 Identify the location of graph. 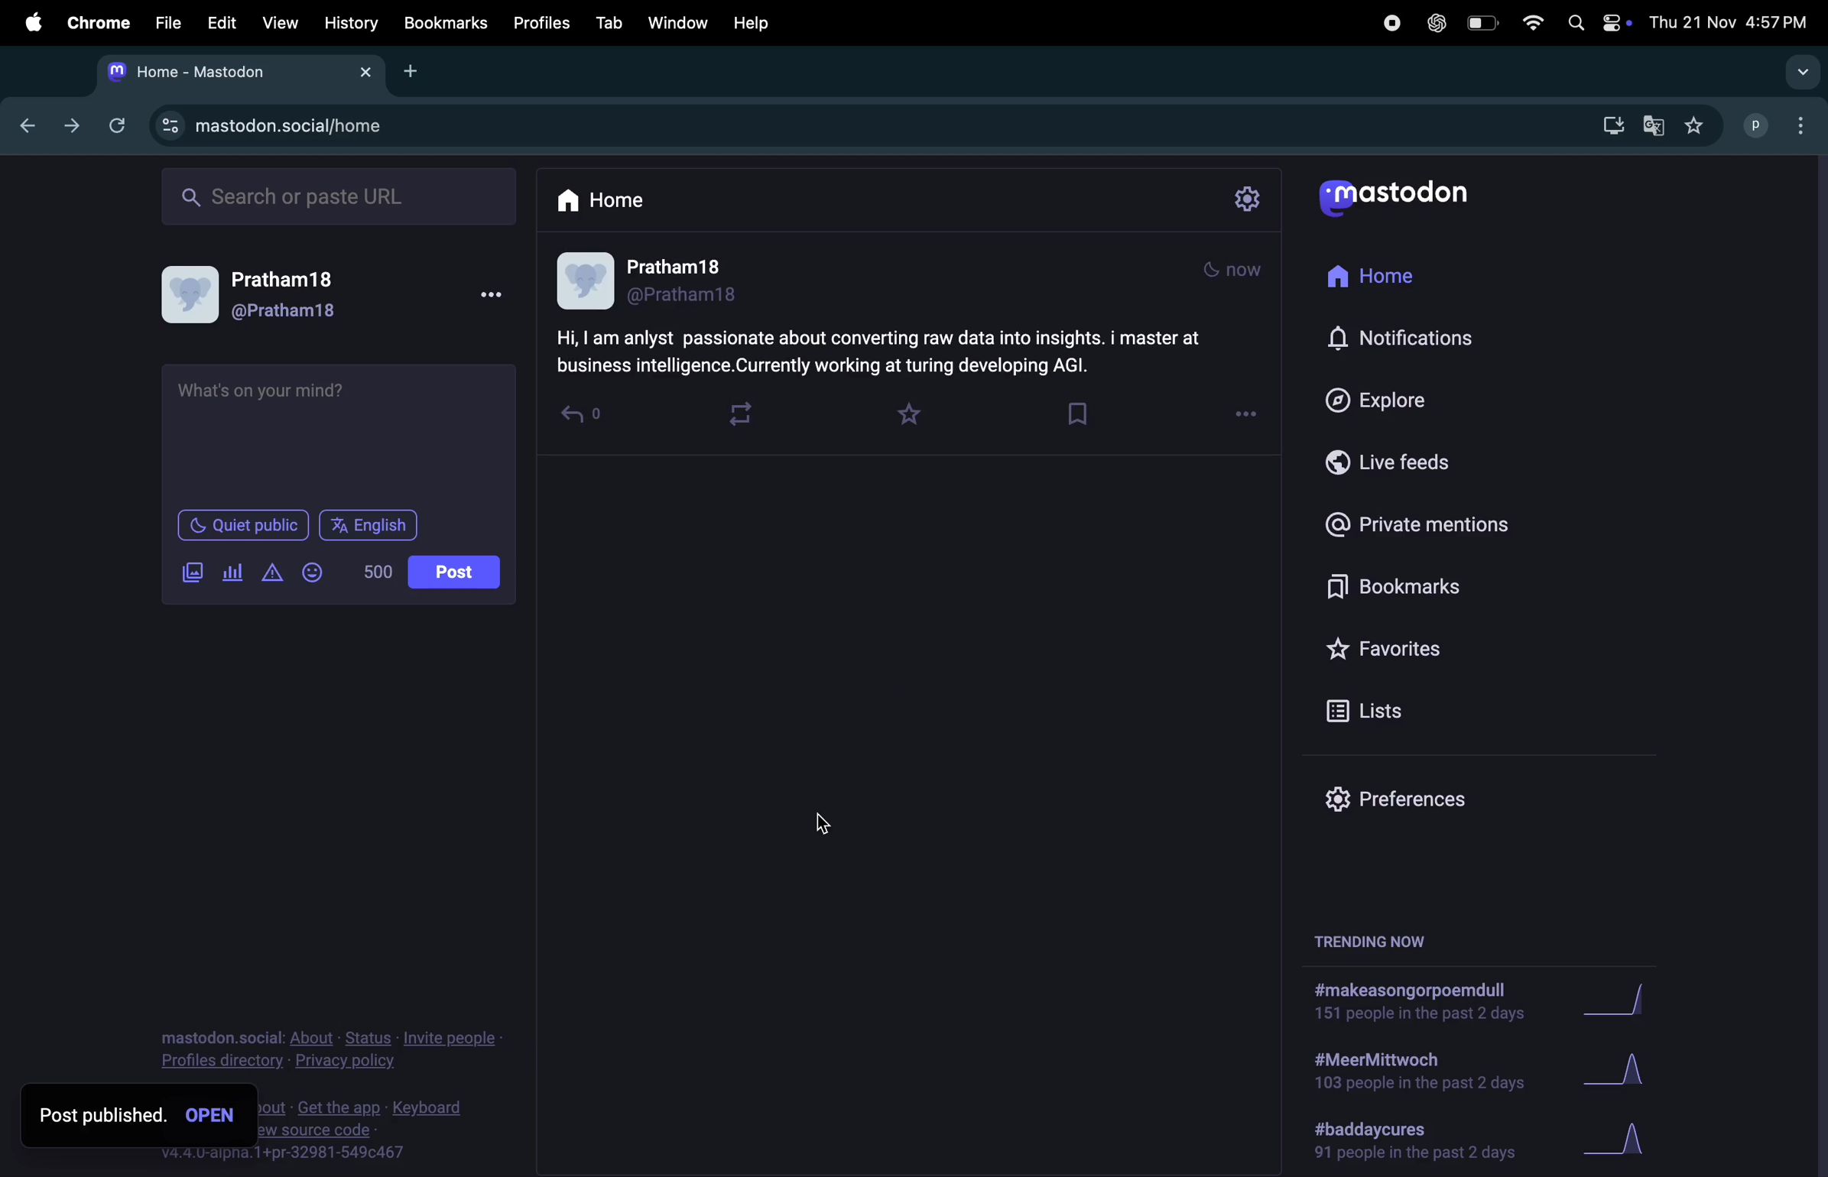
(1623, 1002).